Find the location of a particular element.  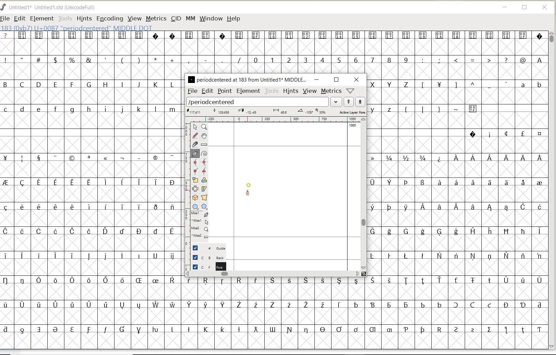

close is located at coordinates (356, 80).